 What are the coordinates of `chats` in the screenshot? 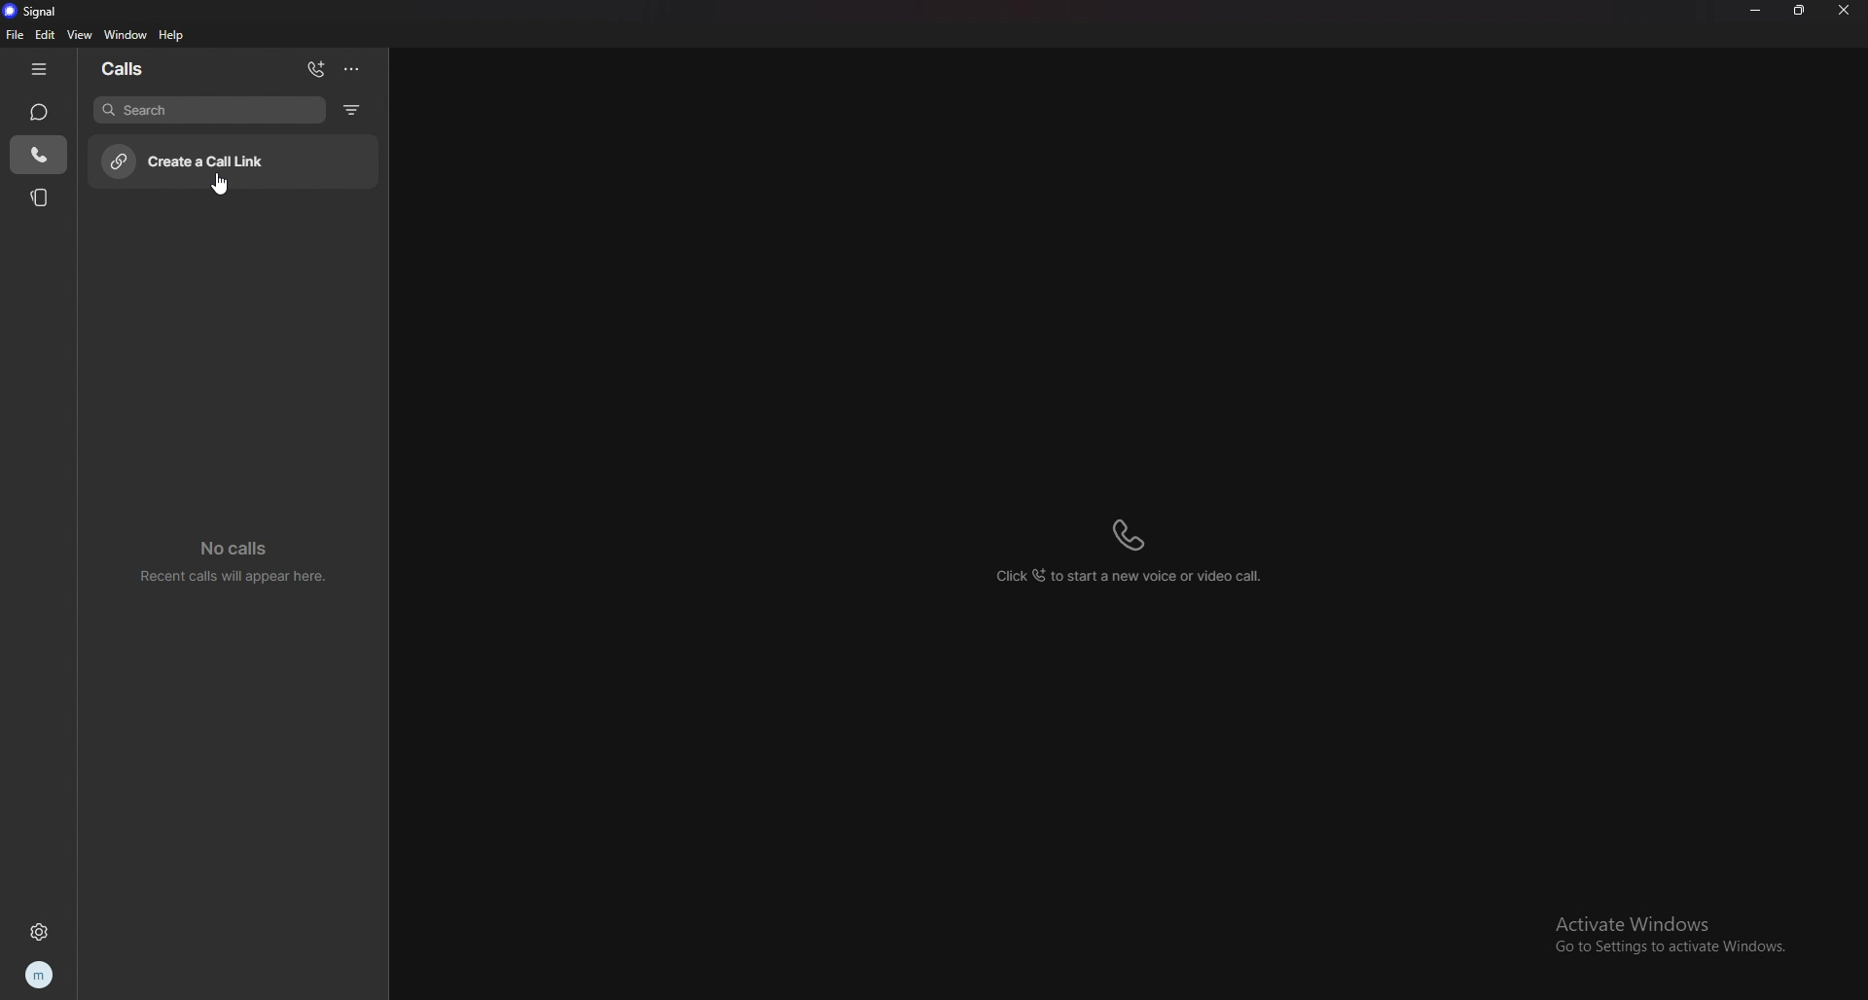 It's located at (38, 111).